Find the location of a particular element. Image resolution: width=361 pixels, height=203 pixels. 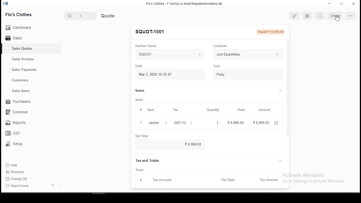

back is located at coordinates (80, 16).